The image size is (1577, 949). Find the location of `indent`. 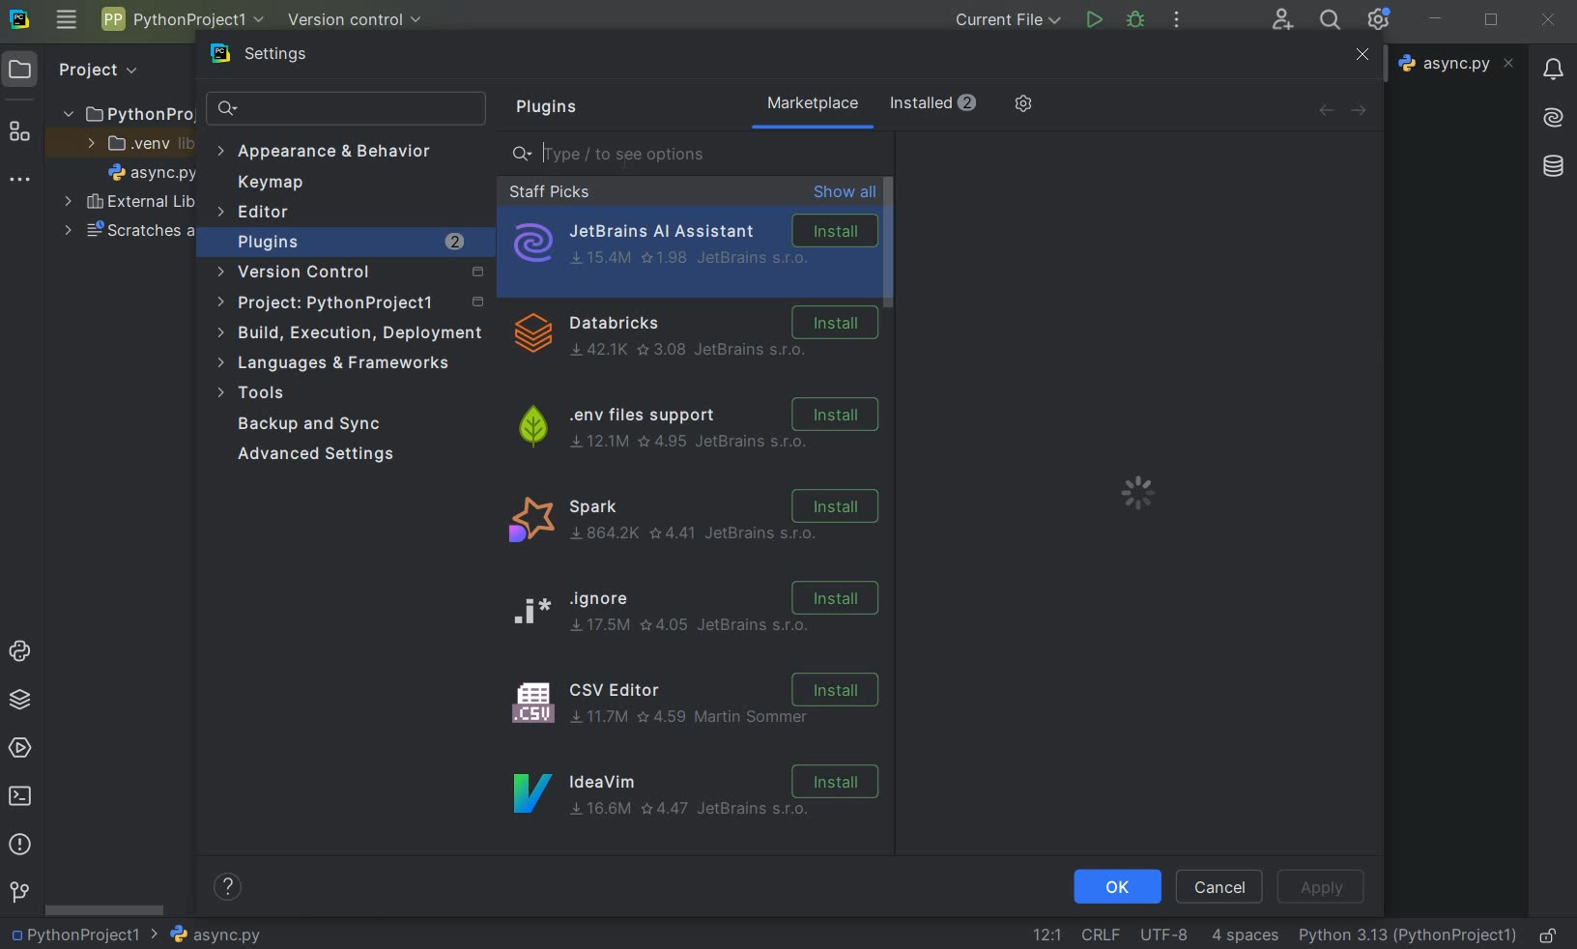

indent is located at coordinates (1247, 937).